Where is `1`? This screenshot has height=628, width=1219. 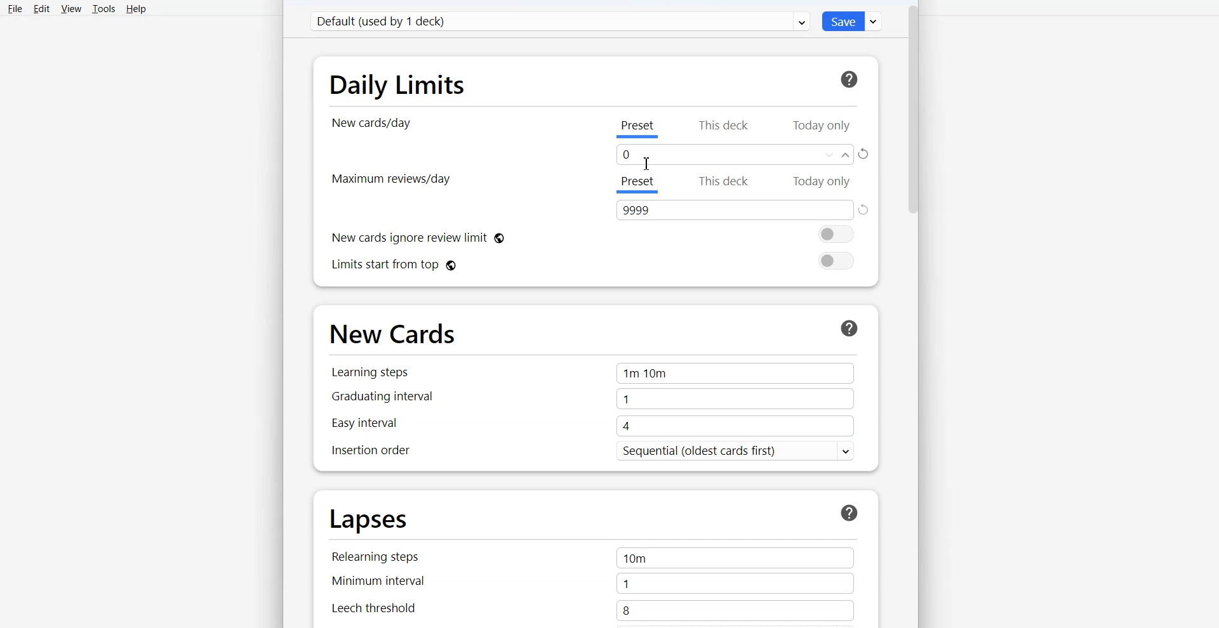 1 is located at coordinates (738, 583).